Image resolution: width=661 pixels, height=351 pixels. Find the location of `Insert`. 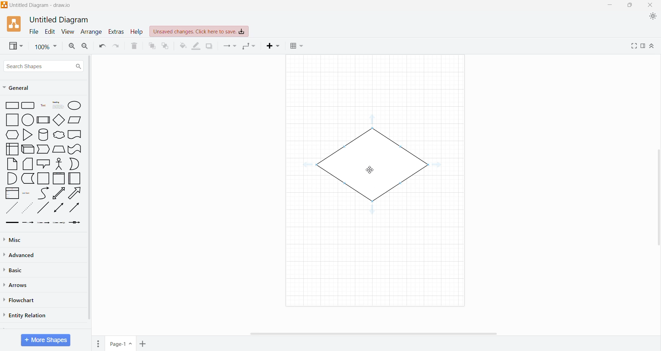

Insert is located at coordinates (272, 46).